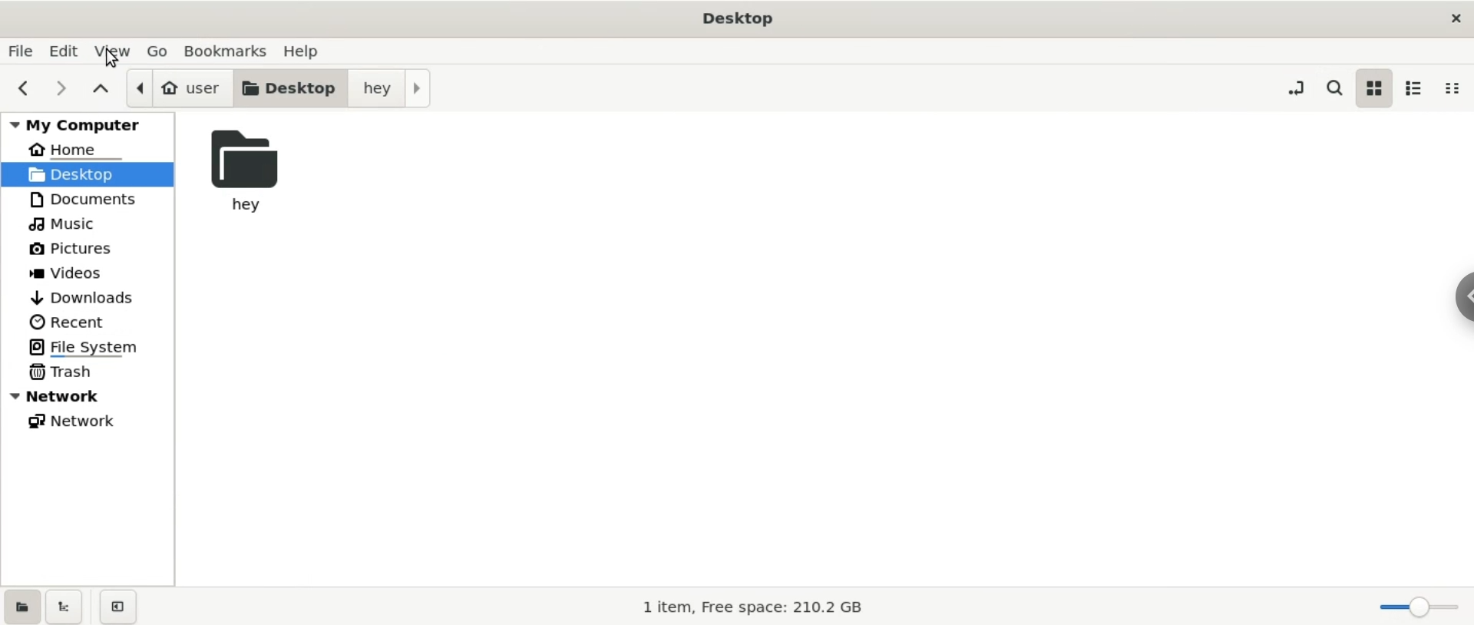 Image resolution: width=1474 pixels, height=625 pixels. I want to click on help, so click(311, 50).